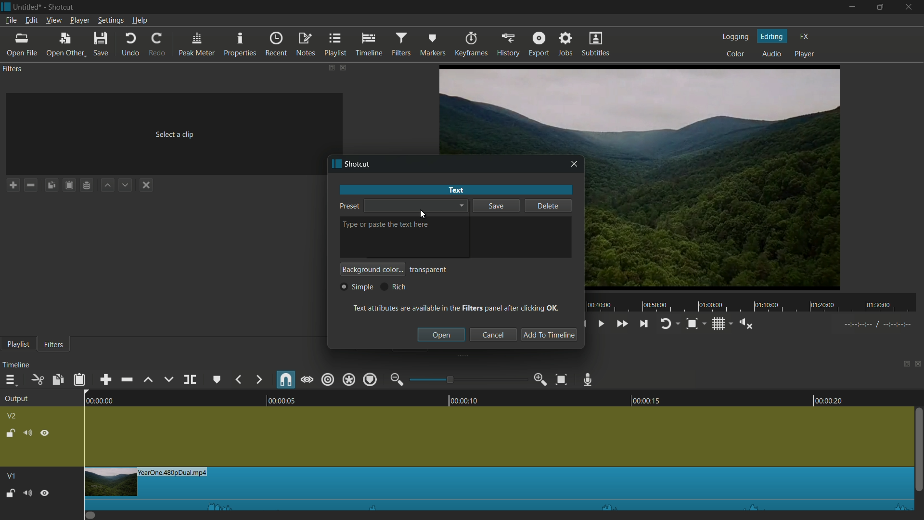 The height and width of the screenshot is (520, 924). What do you see at coordinates (755, 303) in the screenshot?
I see `time` at bounding box center [755, 303].